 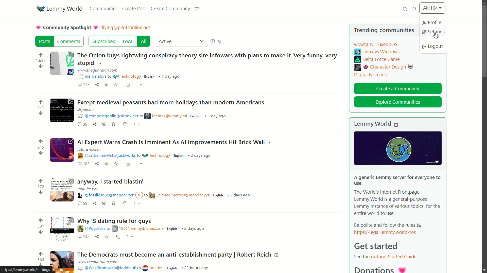 I want to click on support lemmy.world, so click(x=197, y=9).